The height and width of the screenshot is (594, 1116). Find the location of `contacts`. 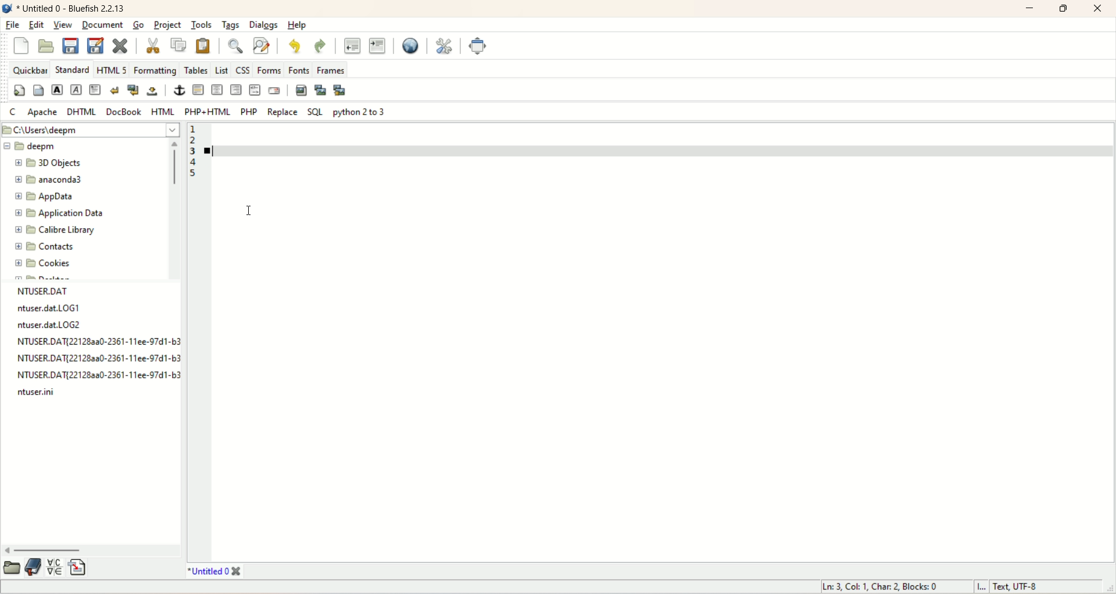

contacts is located at coordinates (45, 247).